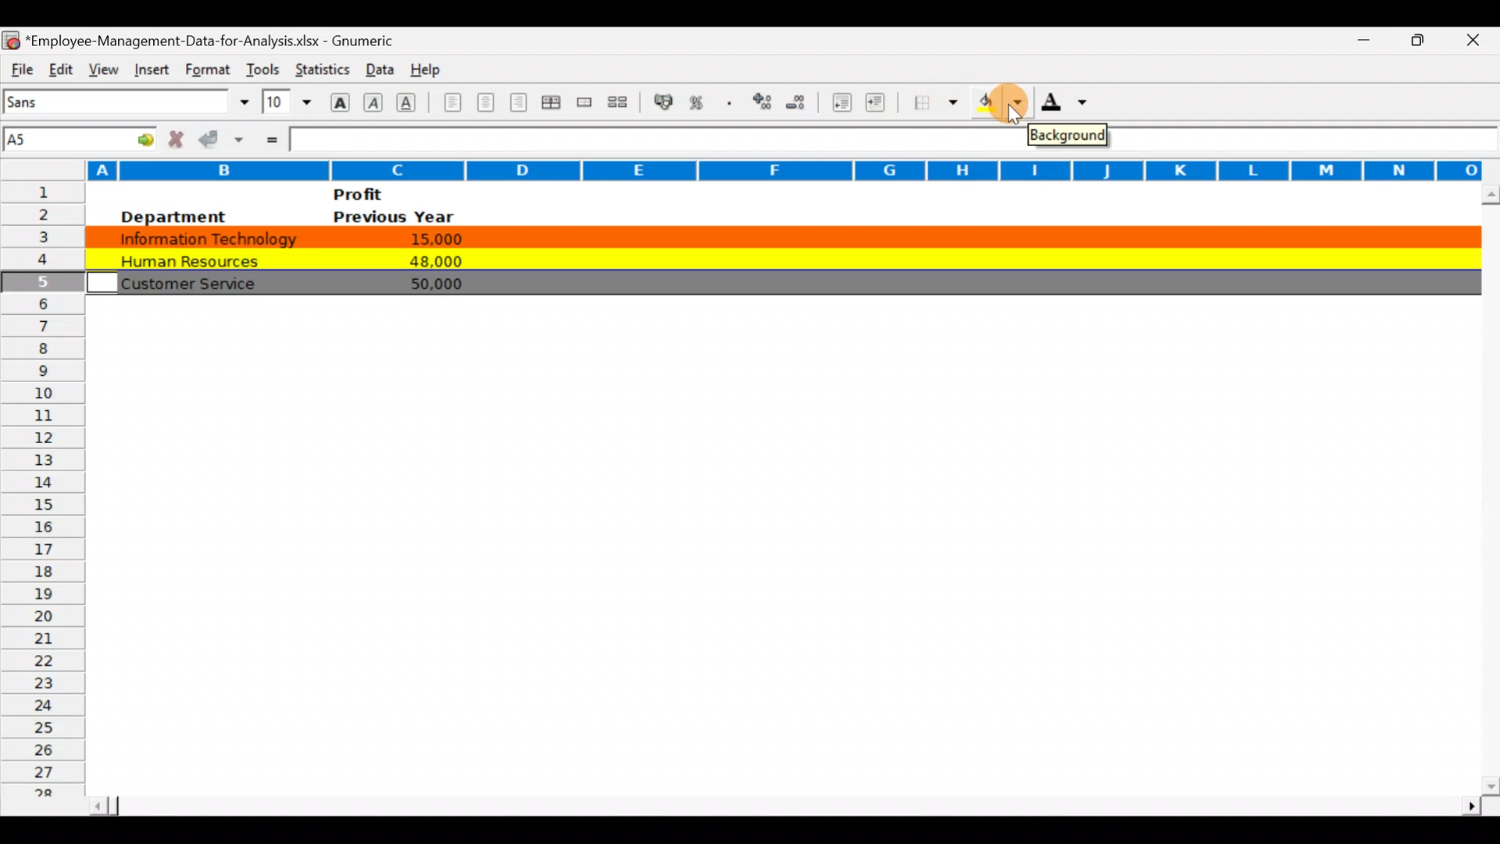 The height and width of the screenshot is (844, 1500). I want to click on Cancel change, so click(180, 138).